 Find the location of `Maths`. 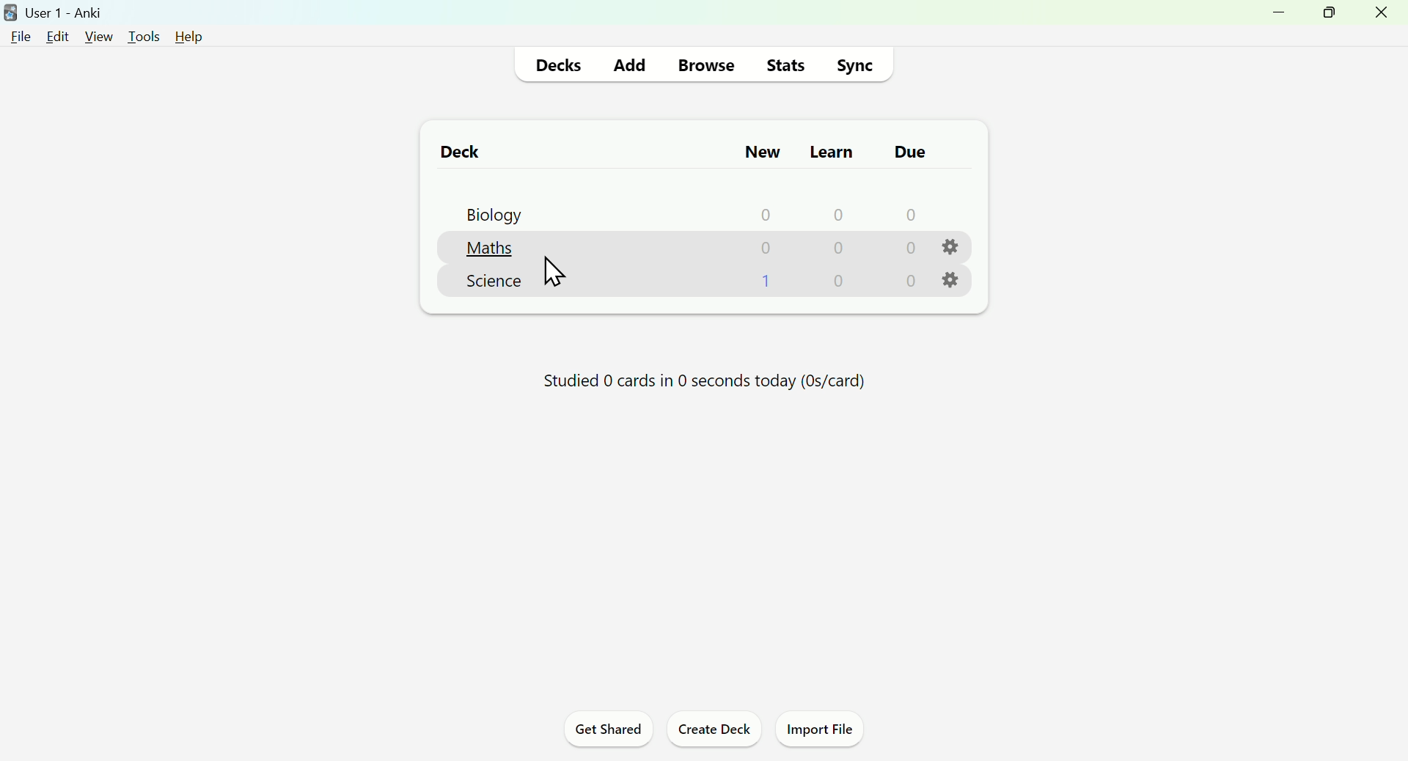

Maths is located at coordinates (488, 250).